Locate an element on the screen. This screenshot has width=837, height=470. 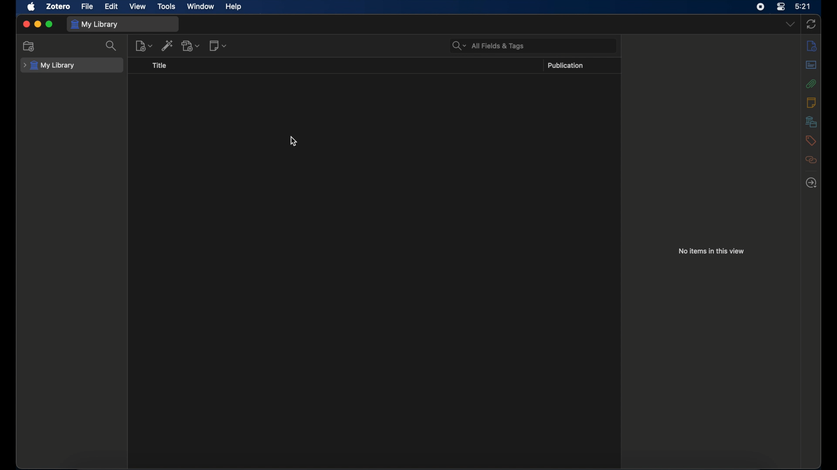
maximize is located at coordinates (50, 24).